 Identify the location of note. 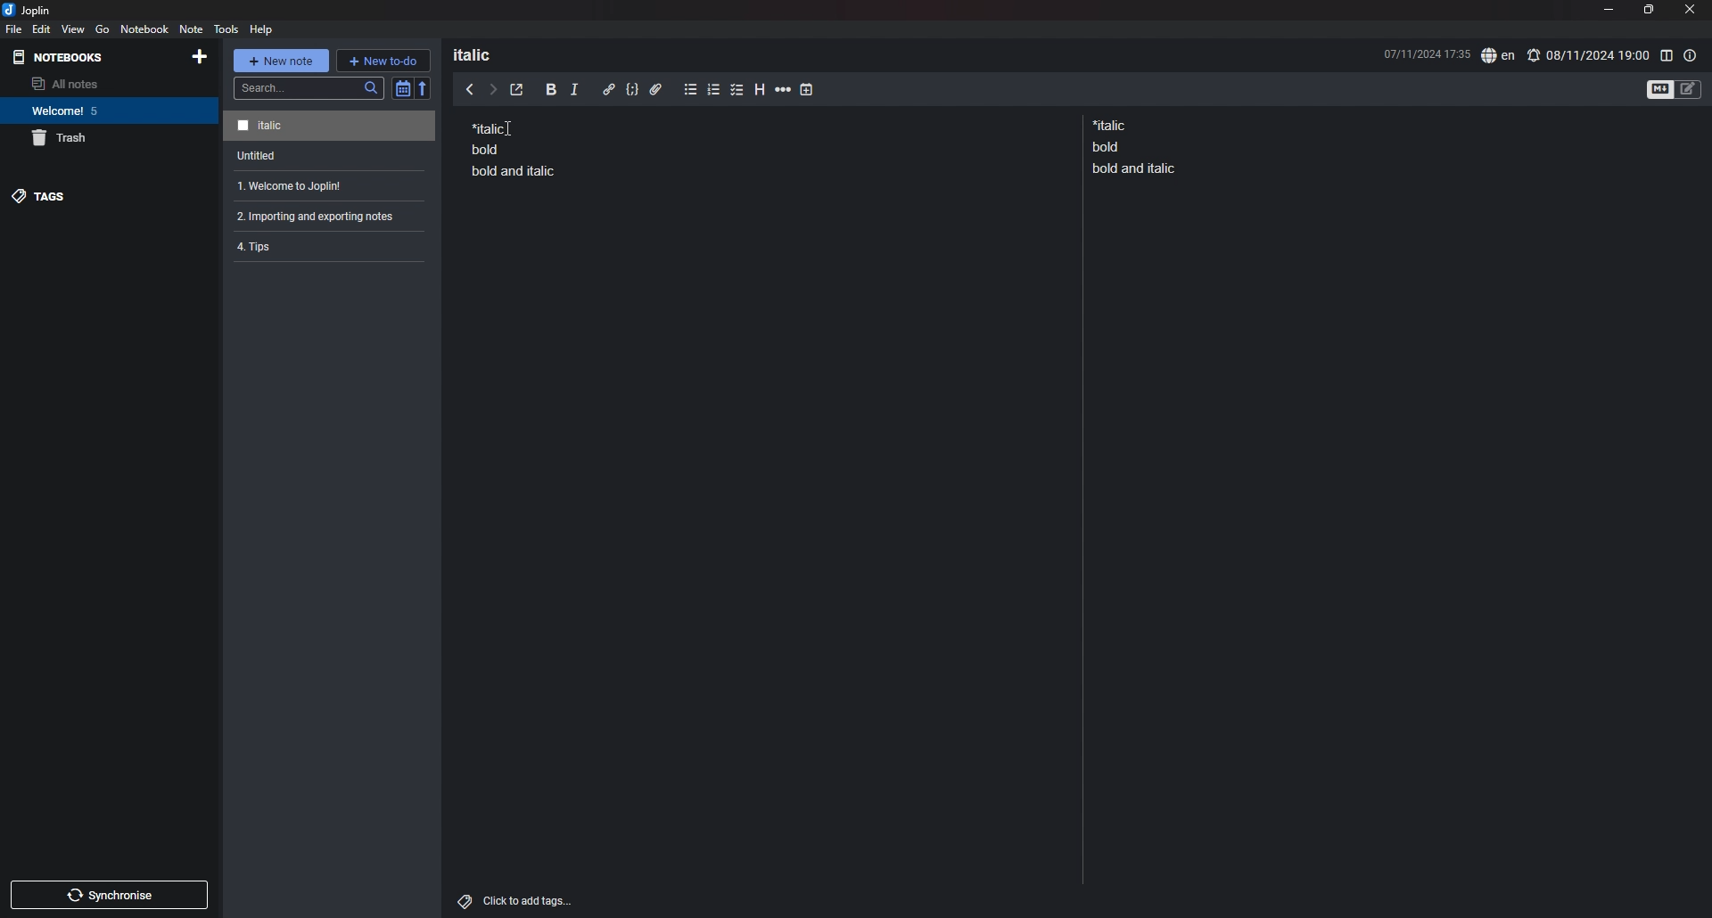
(190, 29).